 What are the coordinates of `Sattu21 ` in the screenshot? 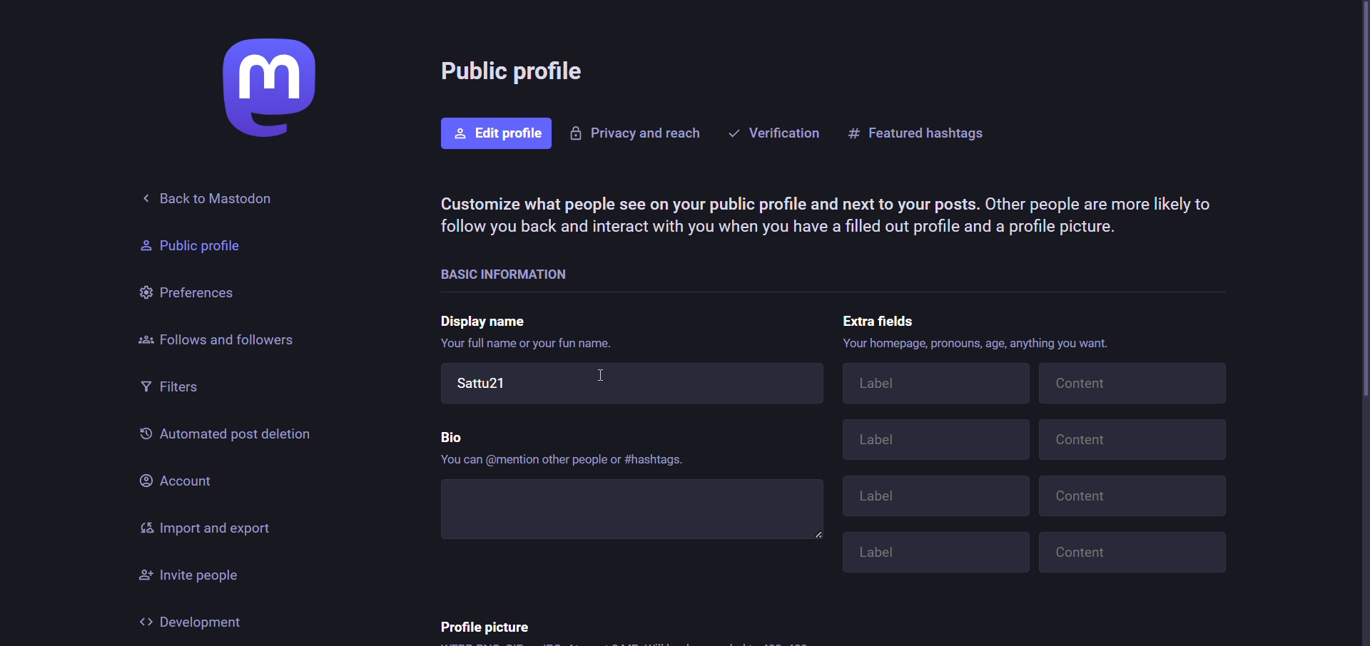 It's located at (626, 382).